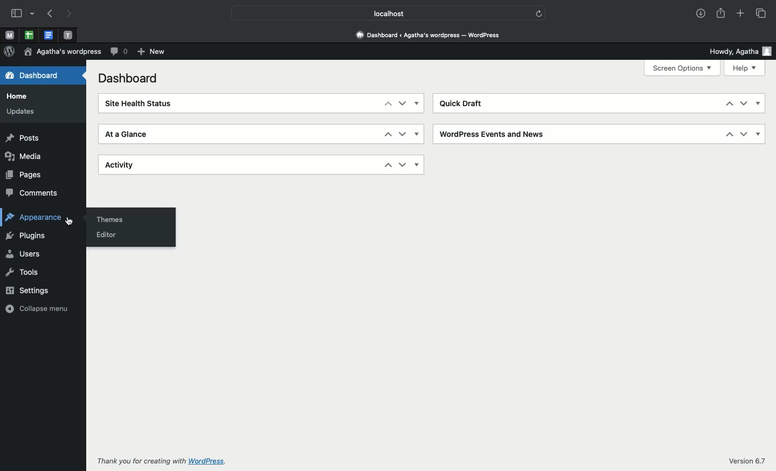 The height and width of the screenshot is (471, 776). What do you see at coordinates (26, 290) in the screenshot?
I see `Settings` at bounding box center [26, 290].